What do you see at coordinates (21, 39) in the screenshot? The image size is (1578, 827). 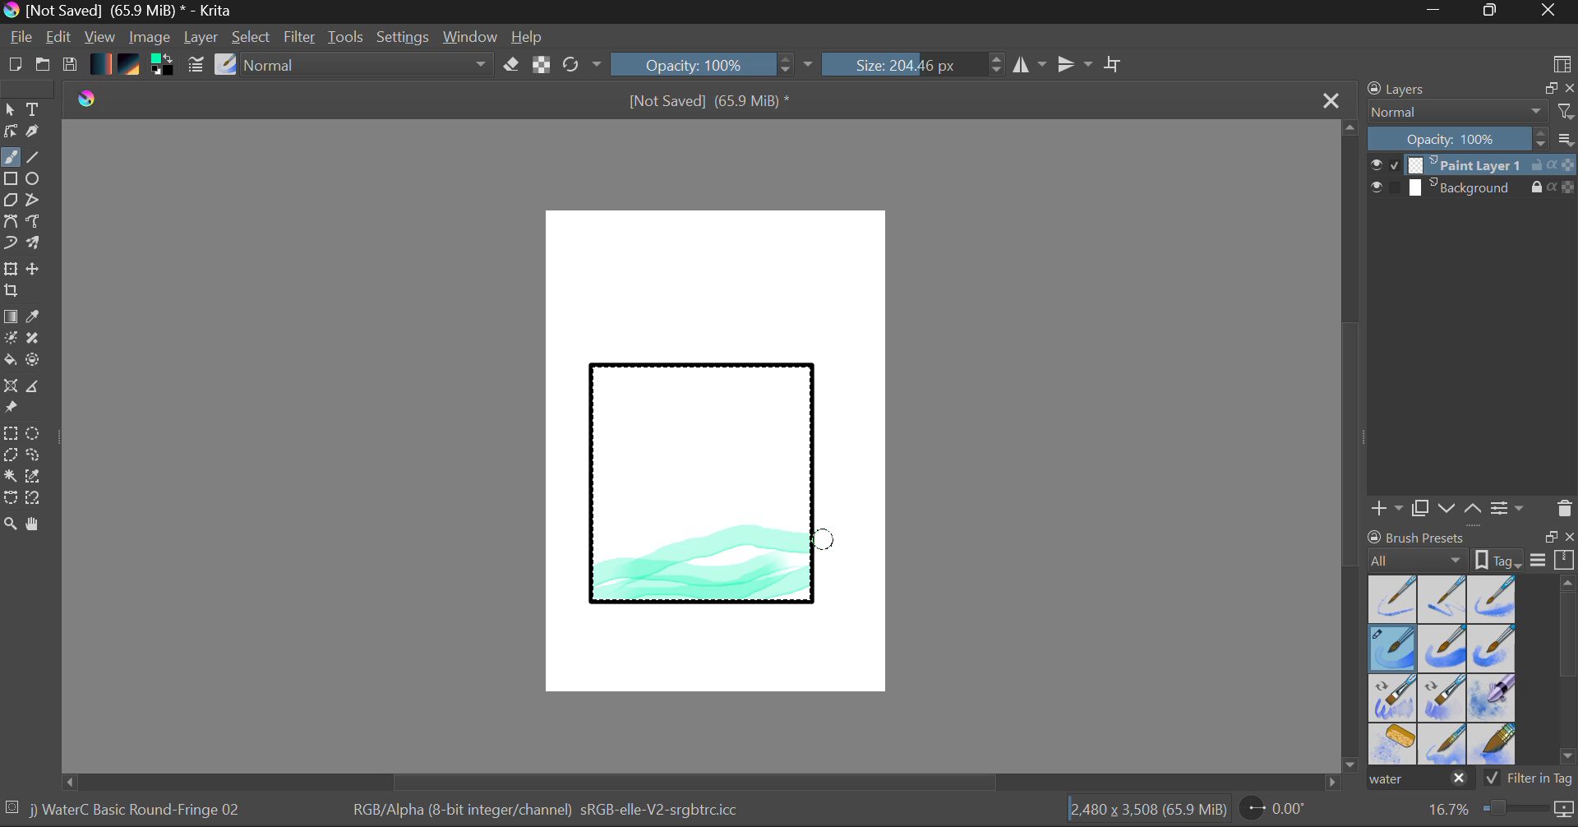 I see `File` at bounding box center [21, 39].